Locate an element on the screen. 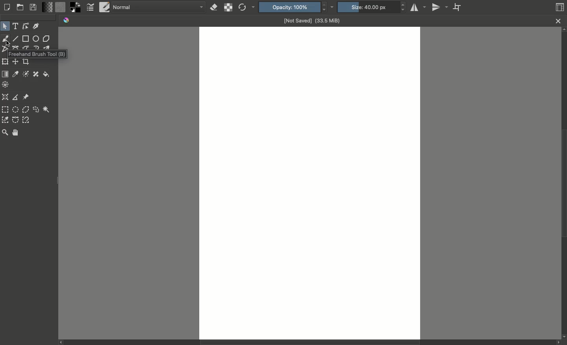 This screenshot has height=345, width=567. Smart patch tool is located at coordinates (36, 74).